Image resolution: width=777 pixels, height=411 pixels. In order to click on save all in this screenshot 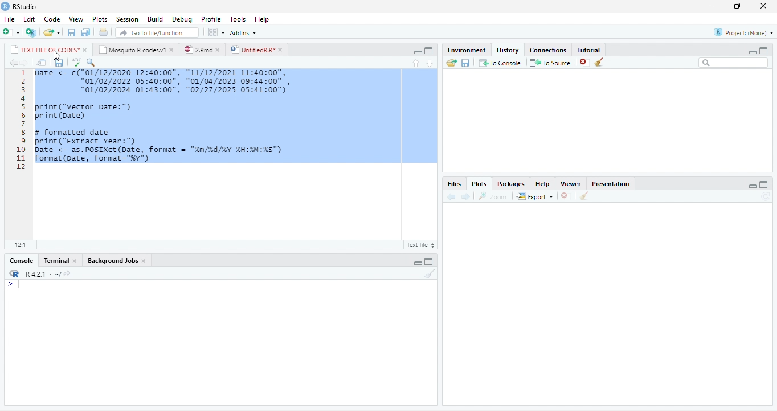, I will do `click(85, 32)`.